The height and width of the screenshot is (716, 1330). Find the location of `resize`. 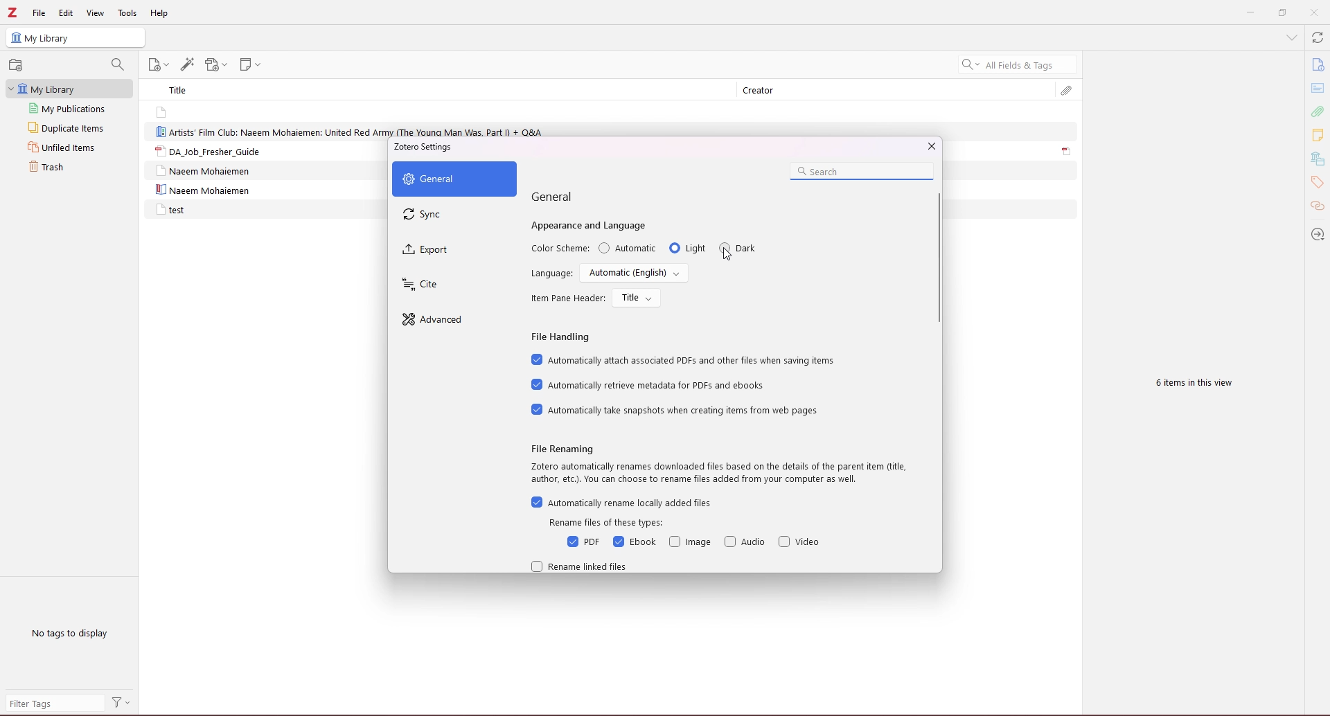

resize is located at coordinates (1282, 13).